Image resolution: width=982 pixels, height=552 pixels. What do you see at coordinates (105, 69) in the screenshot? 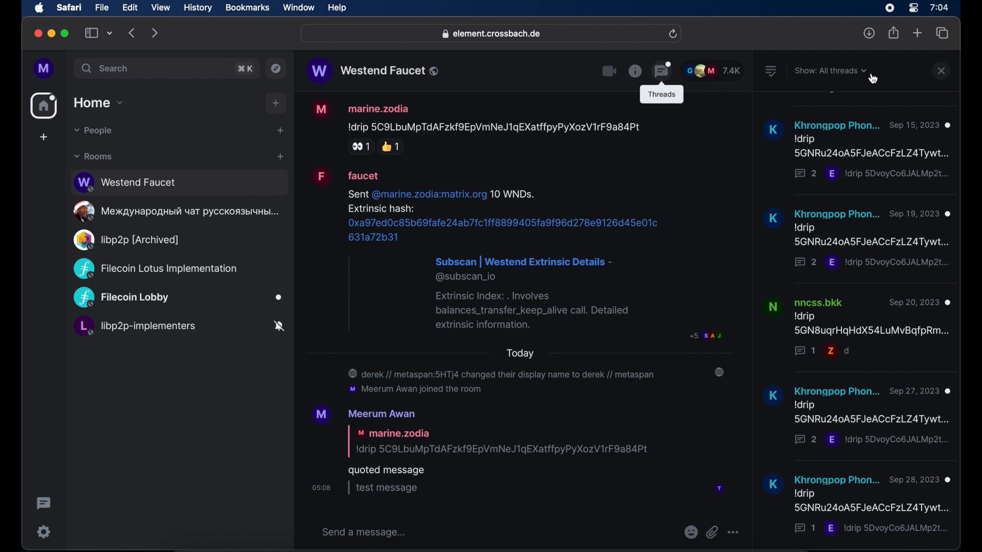
I see `search` at bounding box center [105, 69].